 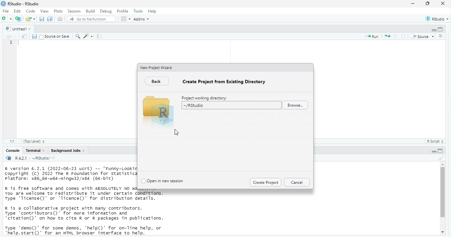 What do you see at coordinates (156, 82) in the screenshot?
I see `back` at bounding box center [156, 82].